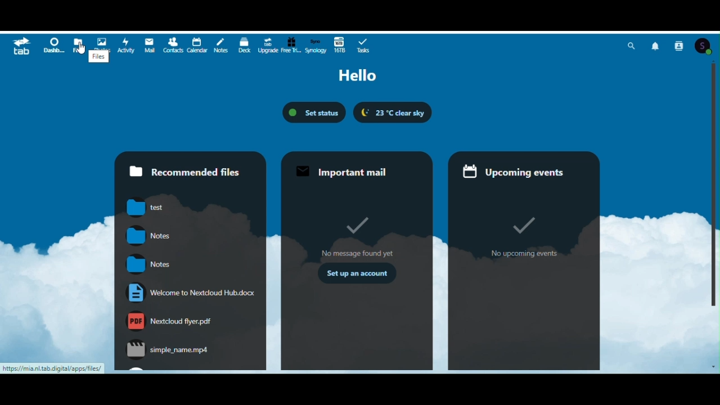  What do you see at coordinates (100, 56) in the screenshot?
I see `files` at bounding box center [100, 56].